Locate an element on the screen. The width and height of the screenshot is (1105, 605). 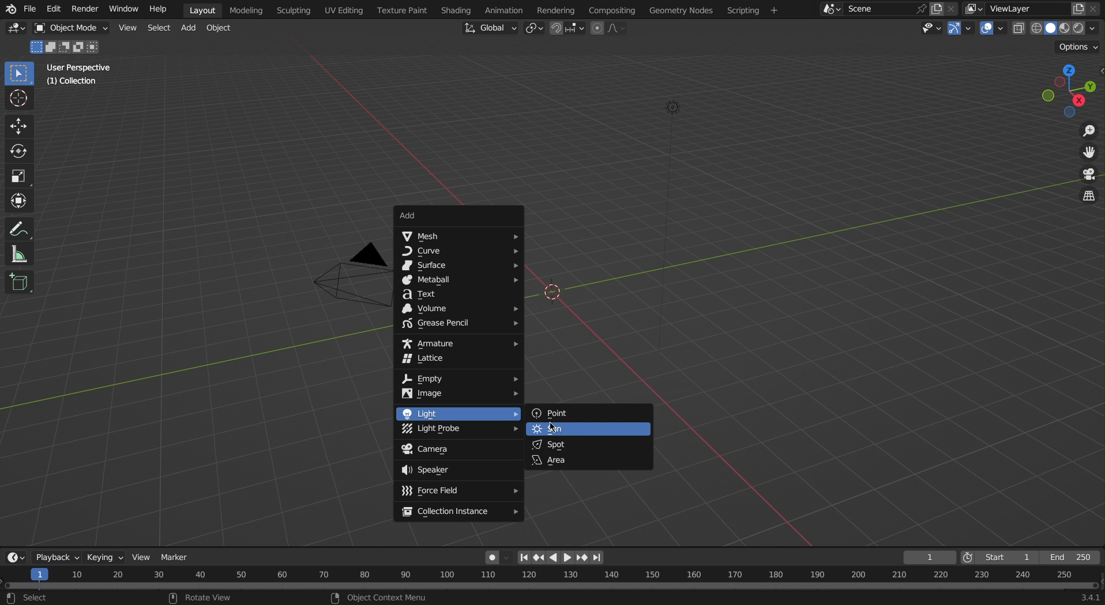
Toggle View is located at coordinates (1087, 198).